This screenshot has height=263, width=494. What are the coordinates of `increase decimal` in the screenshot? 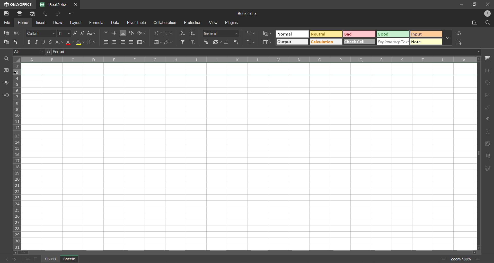 It's located at (236, 43).